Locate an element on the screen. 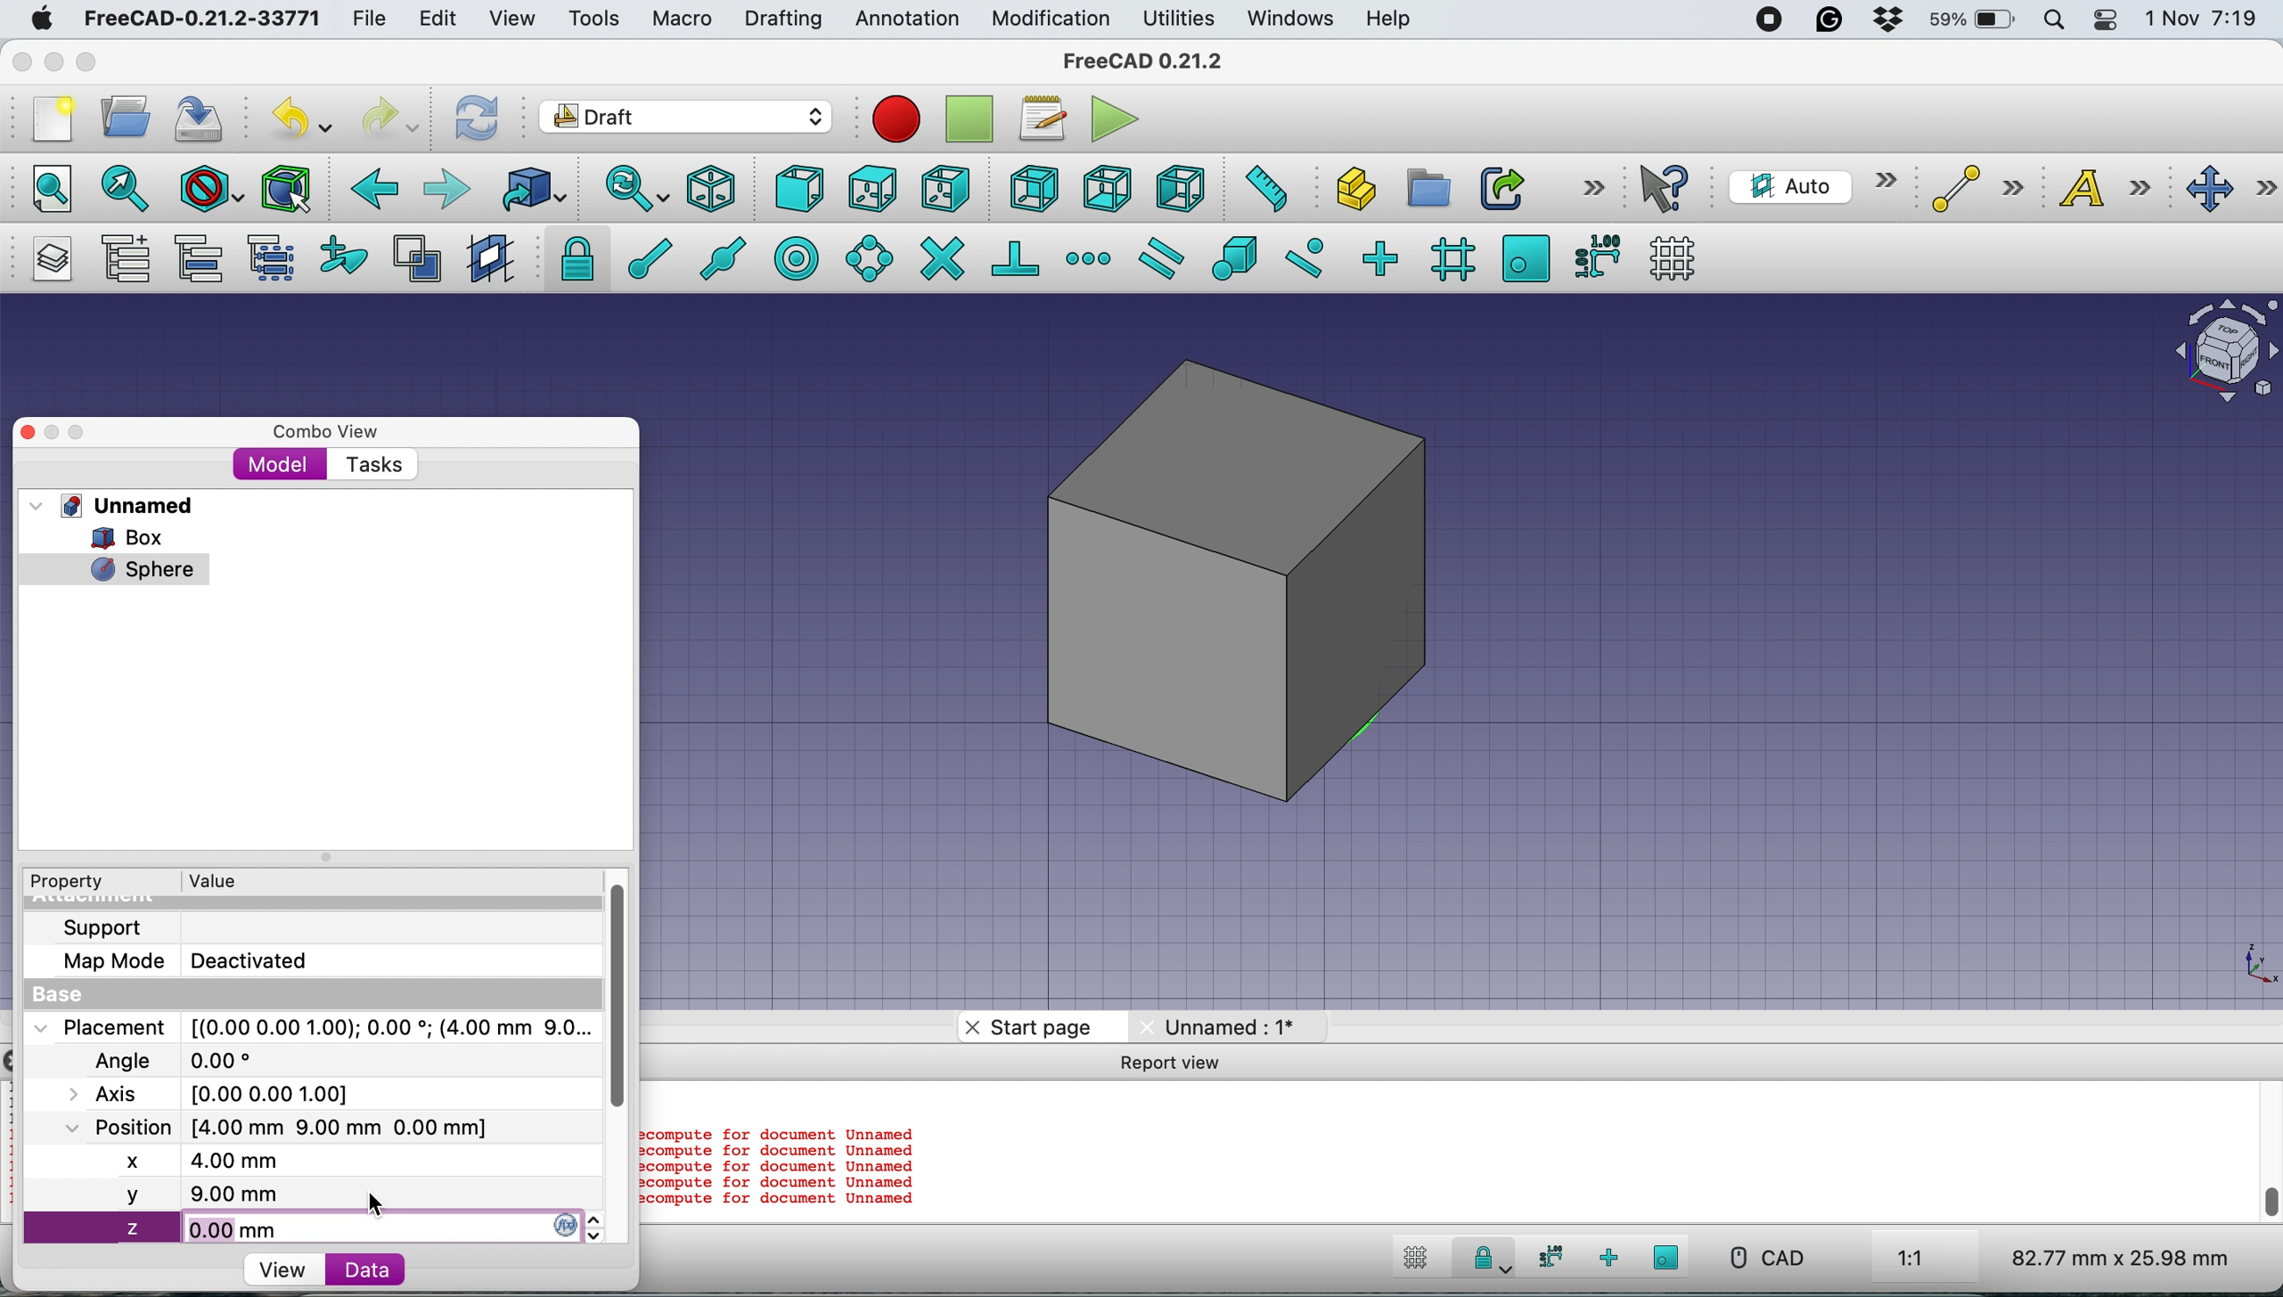 The width and height of the screenshot is (2283, 1297). windows is located at coordinates (1293, 19).